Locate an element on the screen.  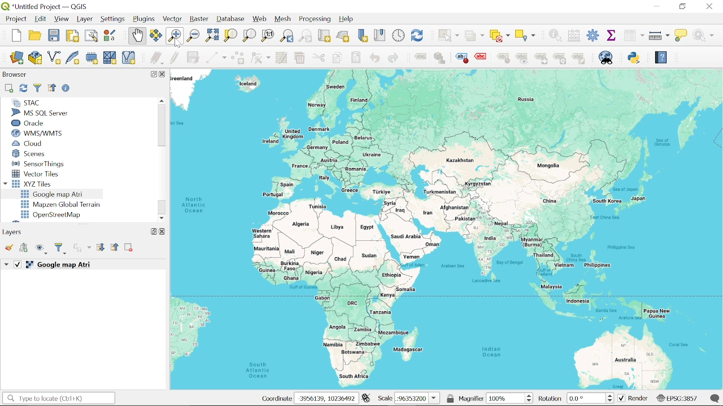
Modify the attributes if all selected features simultaneously is located at coordinates (282, 58).